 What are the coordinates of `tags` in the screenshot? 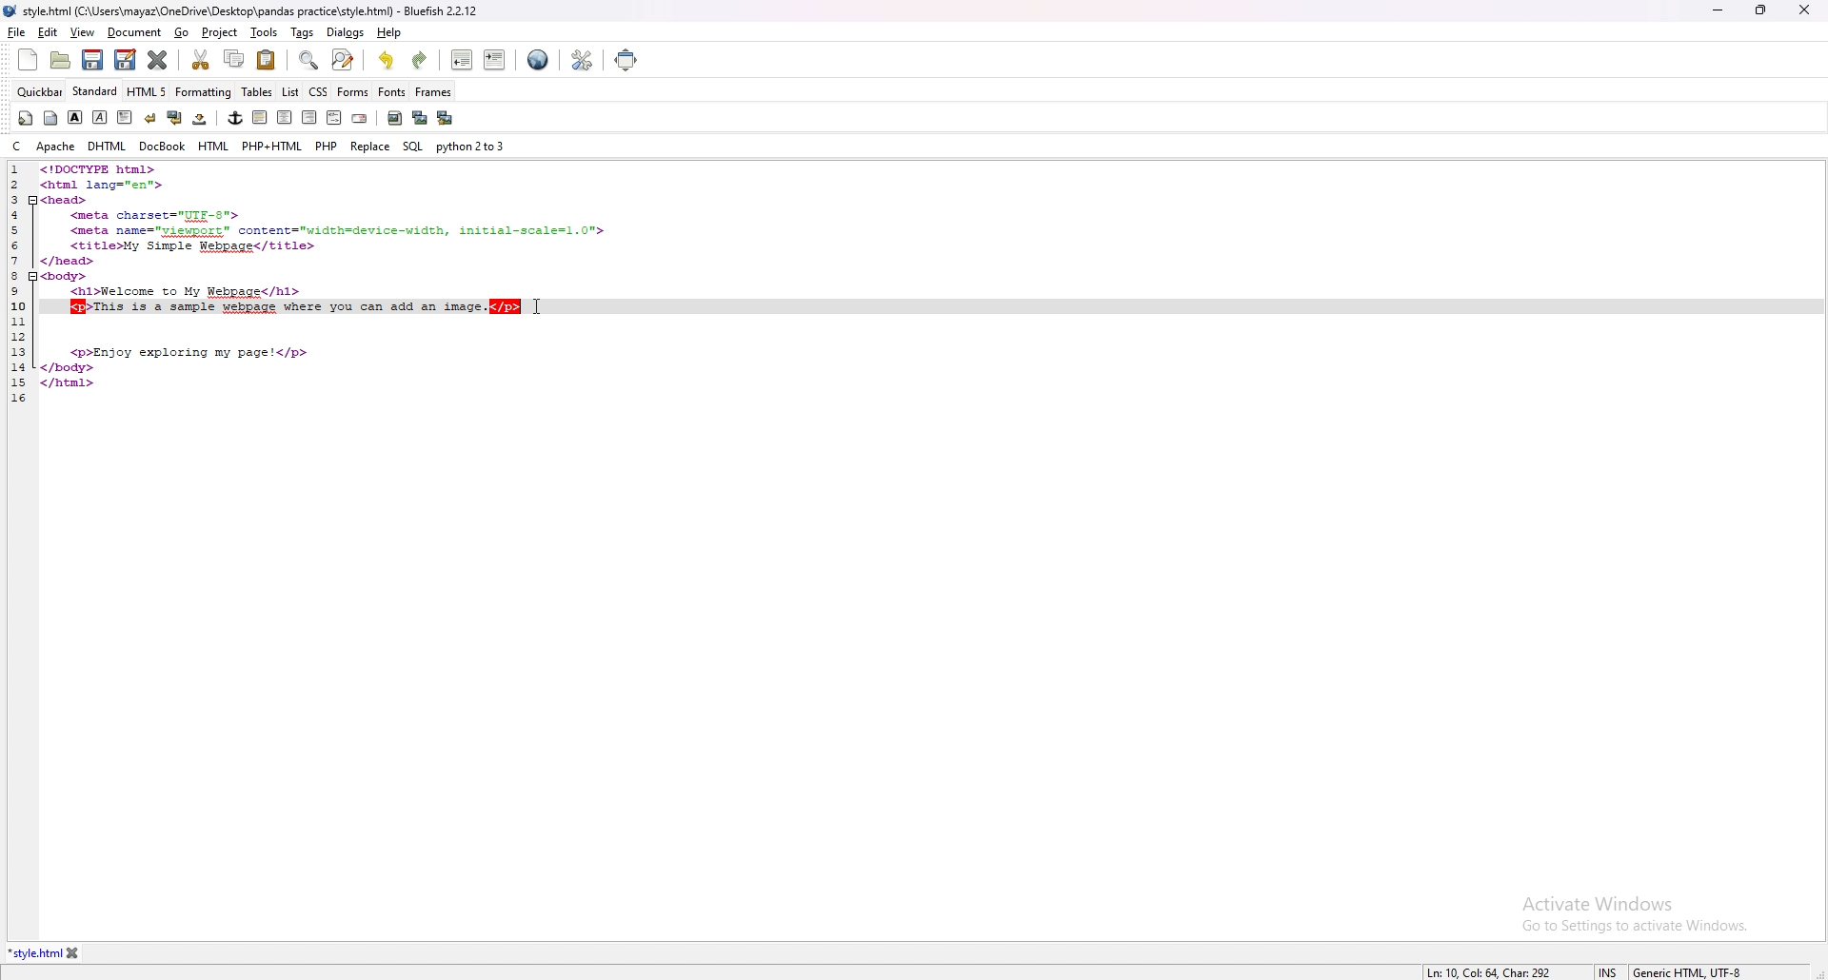 It's located at (301, 32).